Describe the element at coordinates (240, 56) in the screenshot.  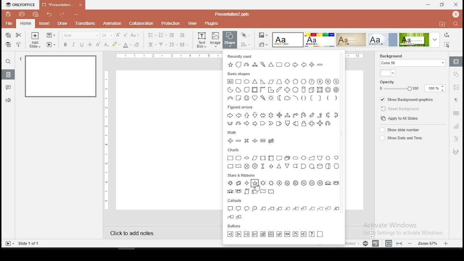
I see `recently used` at that location.